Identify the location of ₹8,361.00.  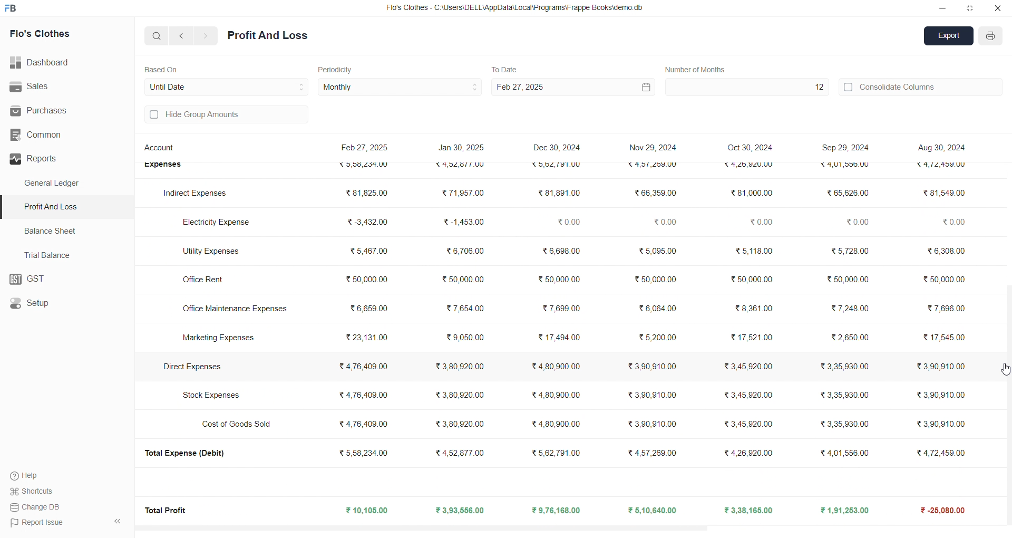
(753, 308).